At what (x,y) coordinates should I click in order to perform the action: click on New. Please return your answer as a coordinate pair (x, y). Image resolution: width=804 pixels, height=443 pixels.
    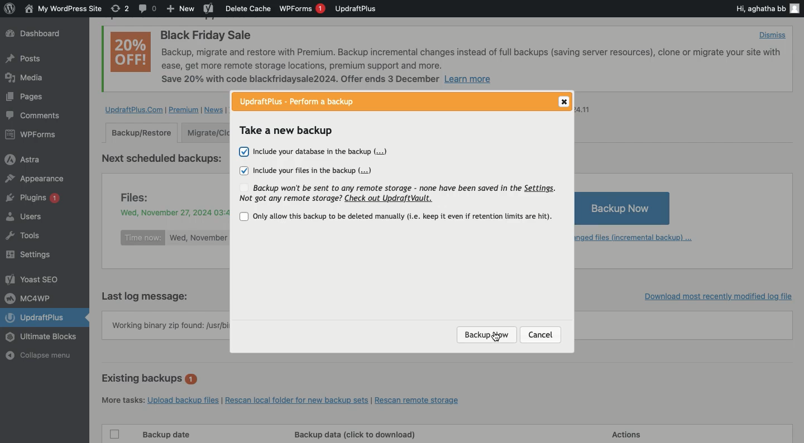
    Looking at the image, I should click on (181, 9).